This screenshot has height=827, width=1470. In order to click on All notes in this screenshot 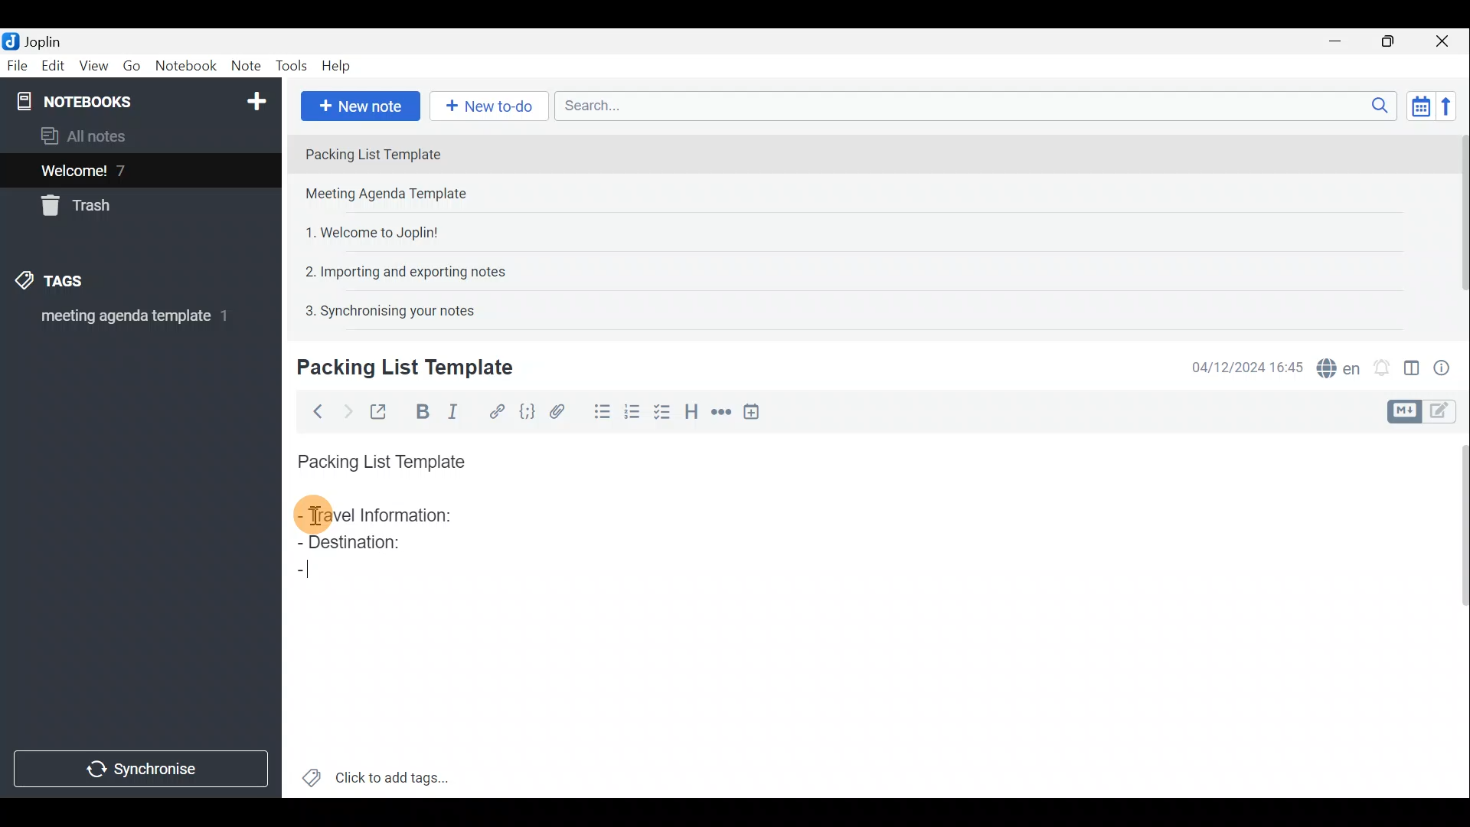, I will do `click(89, 136)`.